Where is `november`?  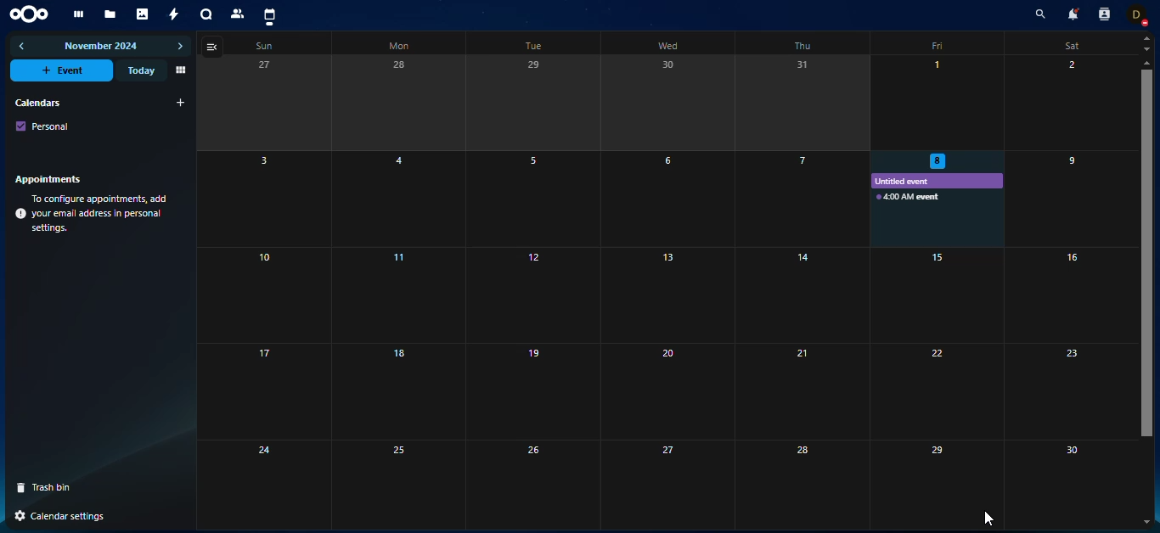 november is located at coordinates (102, 48).